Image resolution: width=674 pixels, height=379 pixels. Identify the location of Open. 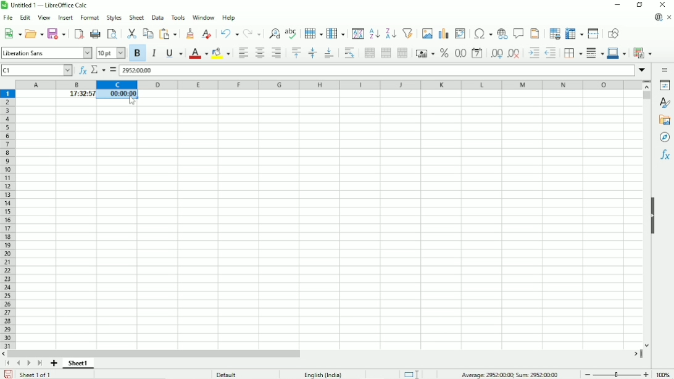
(34, 33).